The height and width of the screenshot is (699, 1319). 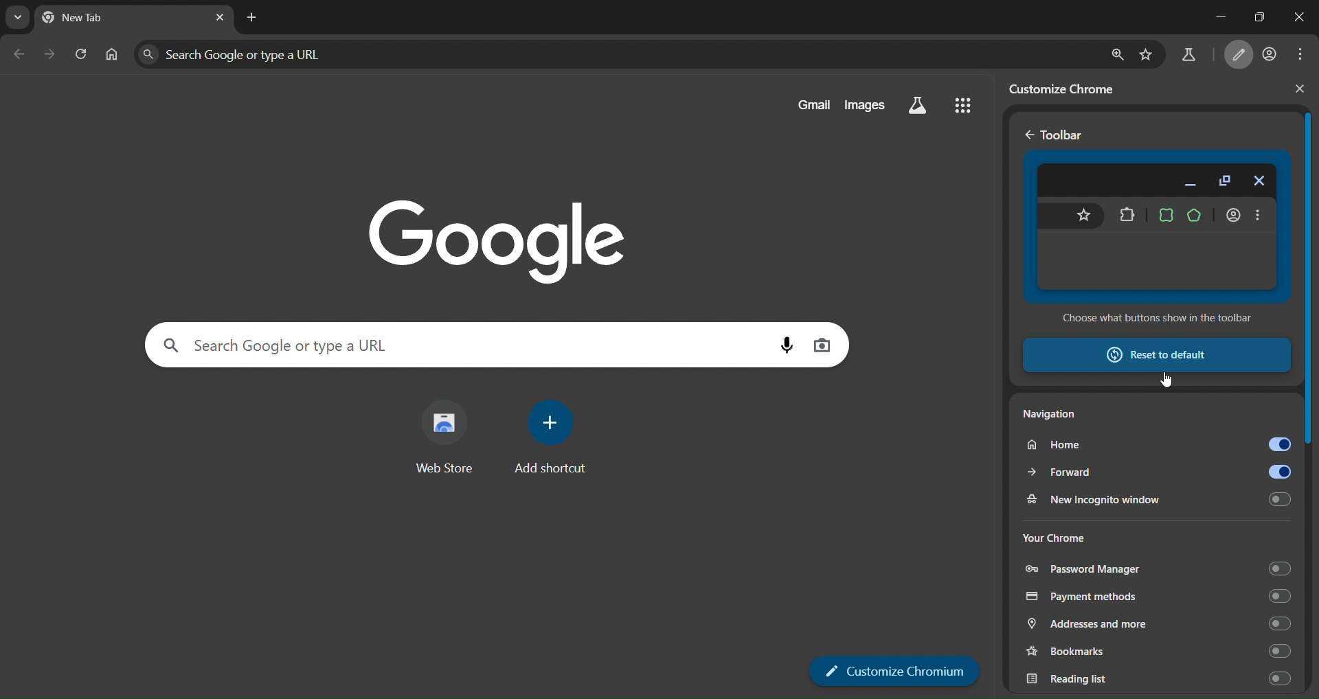 I want to click on toolbar preview, so click(x=1155, y=225).